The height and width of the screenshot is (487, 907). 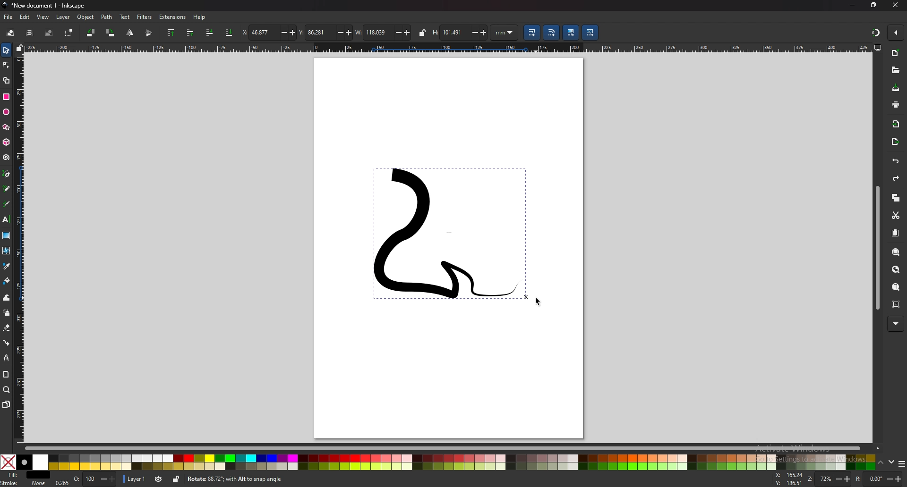 What do you see at coordinates (172, 33) in the screenshot?
I see `raise selection to top` at bounding box center [172, 33].